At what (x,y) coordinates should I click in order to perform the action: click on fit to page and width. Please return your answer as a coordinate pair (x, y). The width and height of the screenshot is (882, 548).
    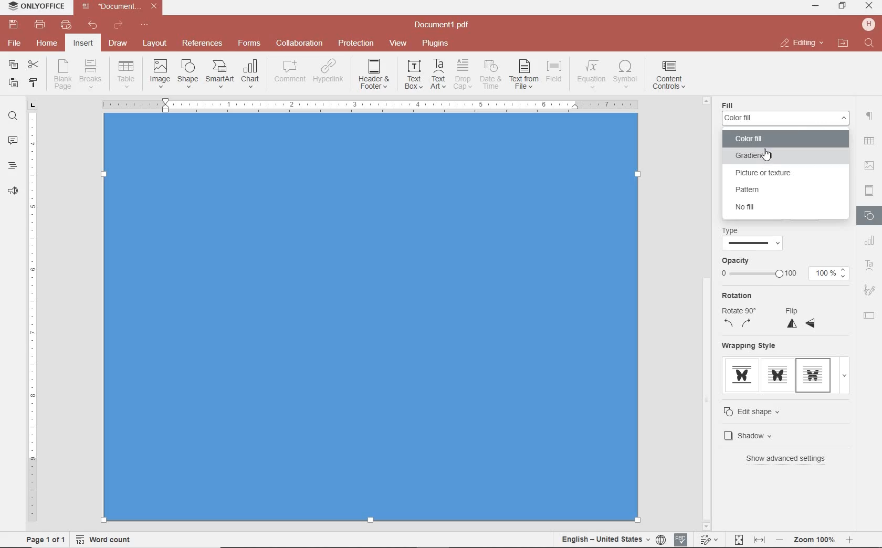
    Looking at the image, I should click on (748, 540).